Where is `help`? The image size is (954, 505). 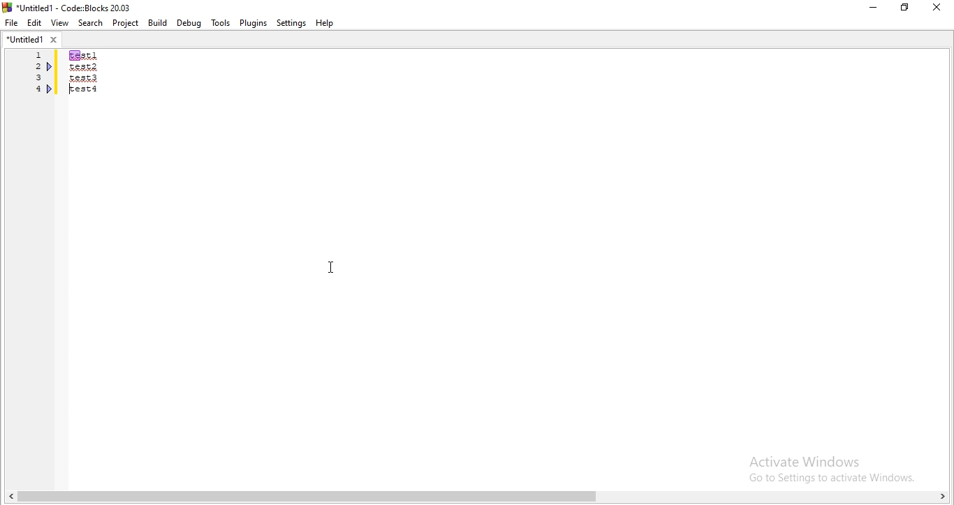
help is located at coordinates (326, 23).